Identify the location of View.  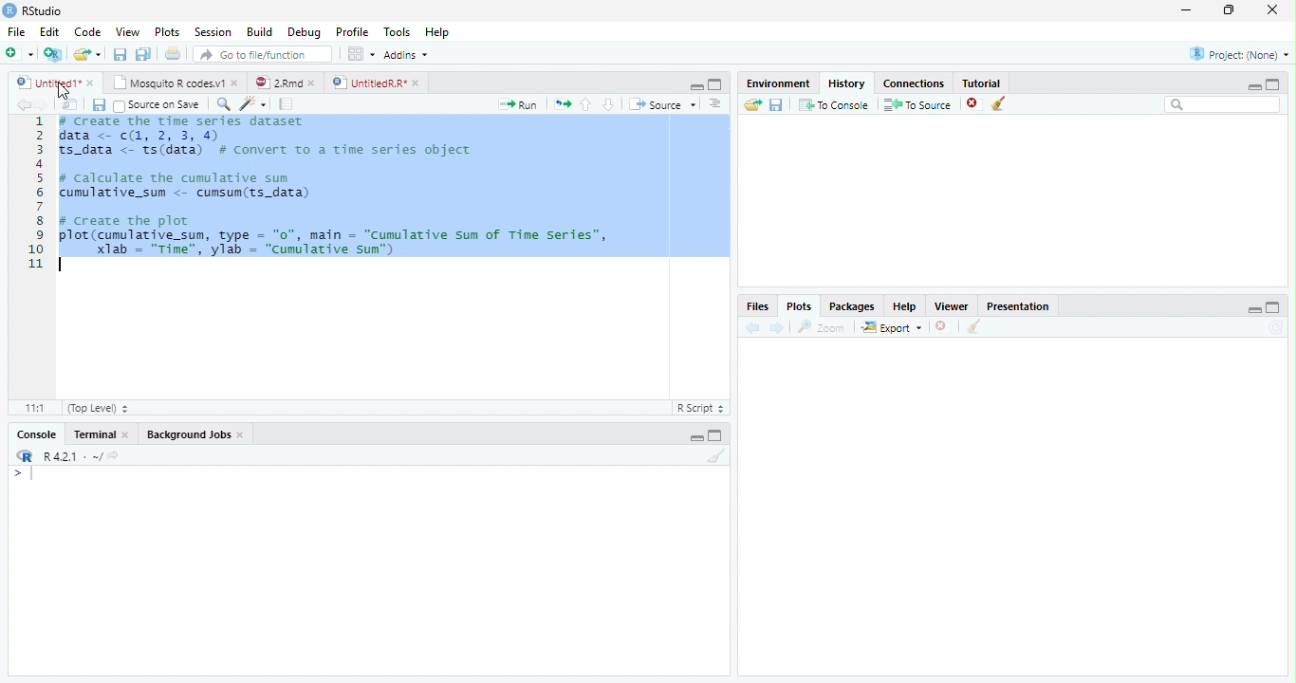
(127, 31).